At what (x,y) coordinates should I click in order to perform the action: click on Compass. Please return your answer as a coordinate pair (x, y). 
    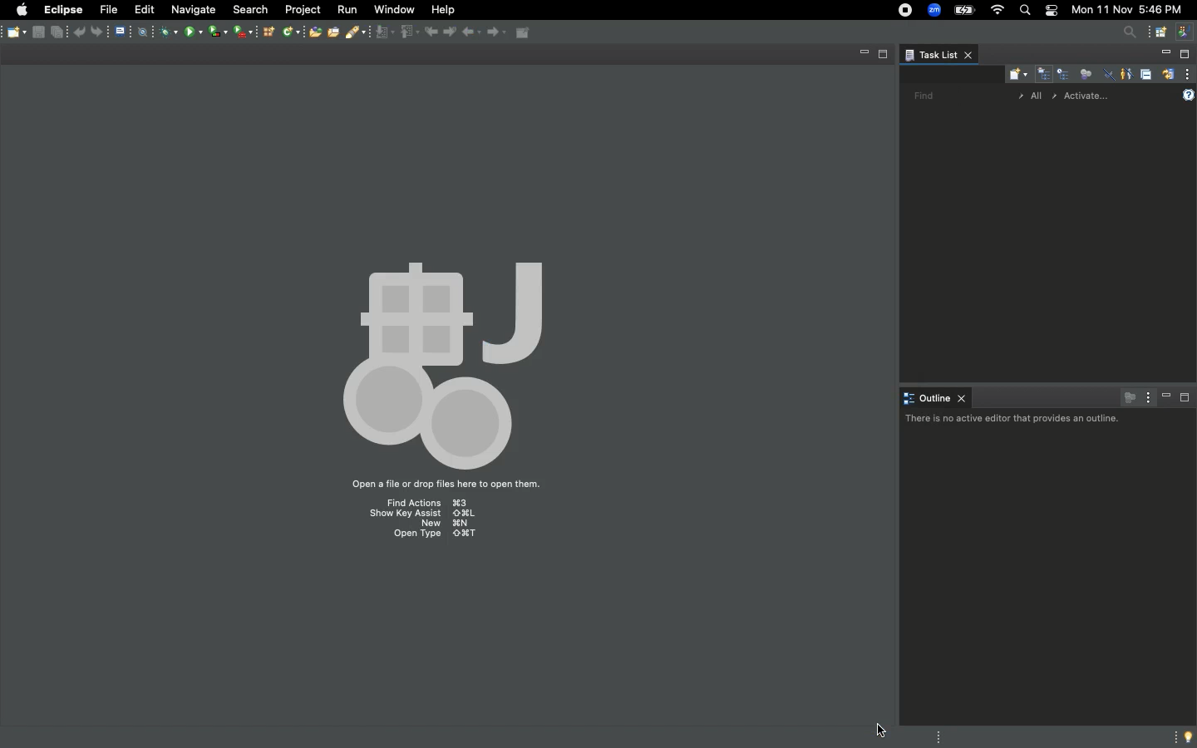
    Looking at the image, I should click on (146, 32).